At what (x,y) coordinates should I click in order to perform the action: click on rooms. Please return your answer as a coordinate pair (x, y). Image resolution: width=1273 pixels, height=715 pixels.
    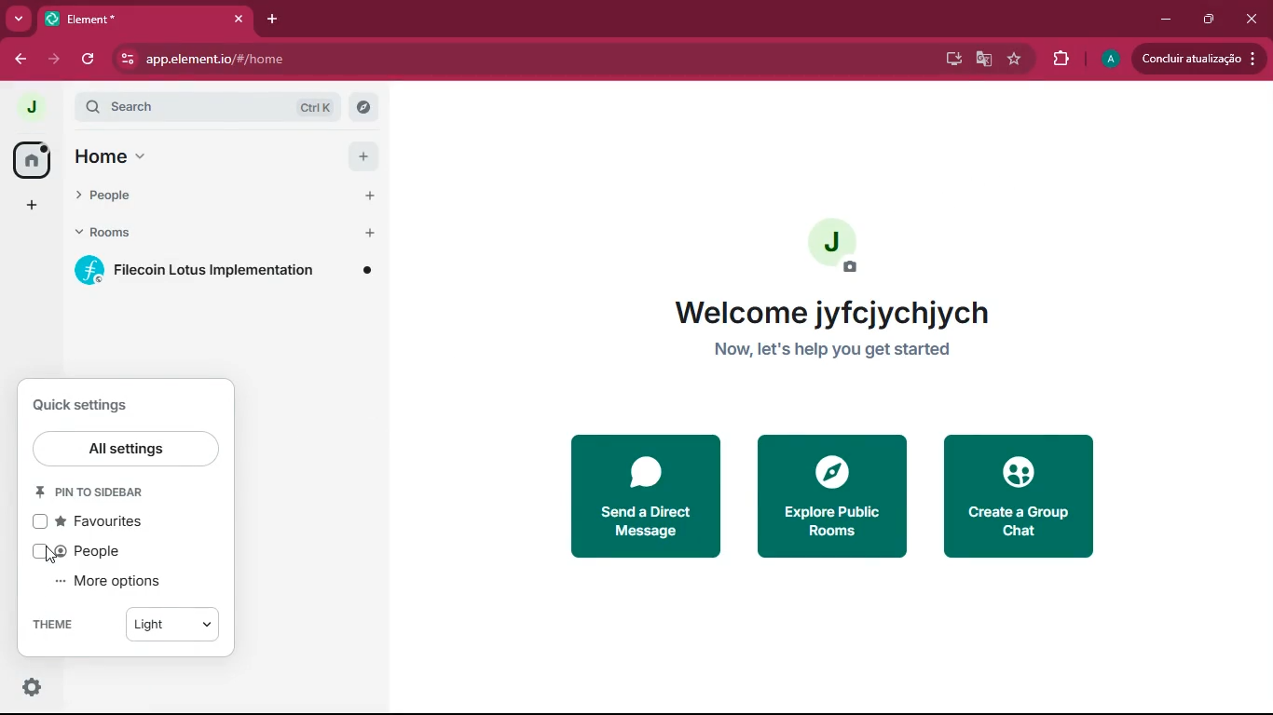
    Looking at the image, I should click on (199, 230).